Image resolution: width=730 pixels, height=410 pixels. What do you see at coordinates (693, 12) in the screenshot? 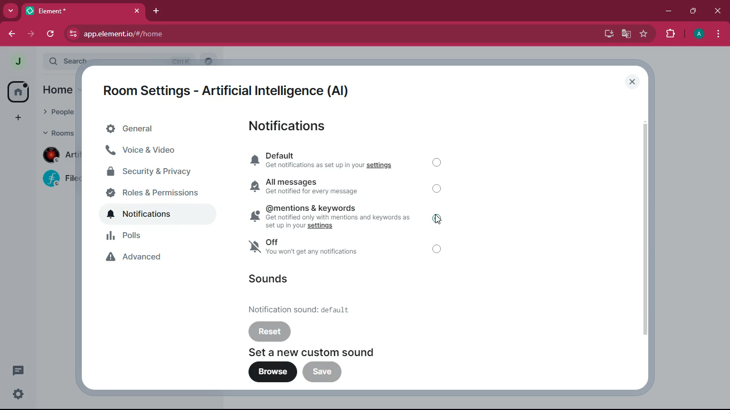
I see `maximize` at bounding box center [693, 12].